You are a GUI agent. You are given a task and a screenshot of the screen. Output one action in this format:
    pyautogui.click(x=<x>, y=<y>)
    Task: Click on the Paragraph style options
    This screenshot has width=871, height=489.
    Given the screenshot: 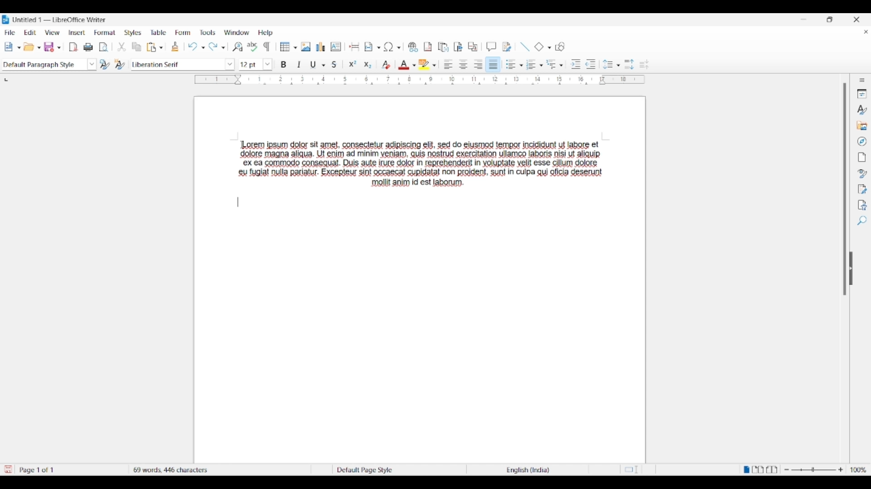 What is the action you would take?
    pyautogui.click(x=92, y=64)
    